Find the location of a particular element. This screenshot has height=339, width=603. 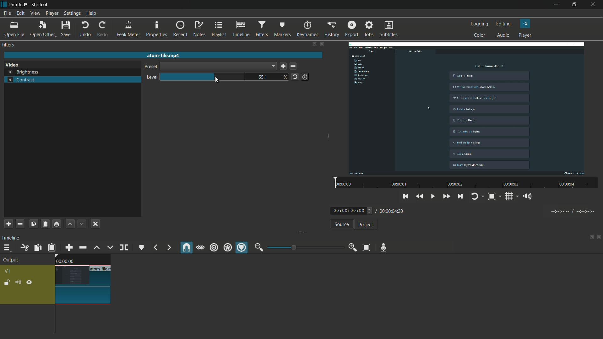

timeline is located at coordinates (12, 238).